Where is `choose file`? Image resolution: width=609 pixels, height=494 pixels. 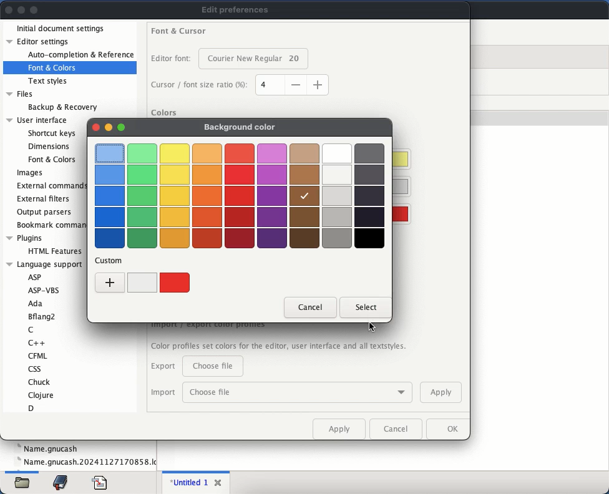 choose file is located at coordinates (298, 392).